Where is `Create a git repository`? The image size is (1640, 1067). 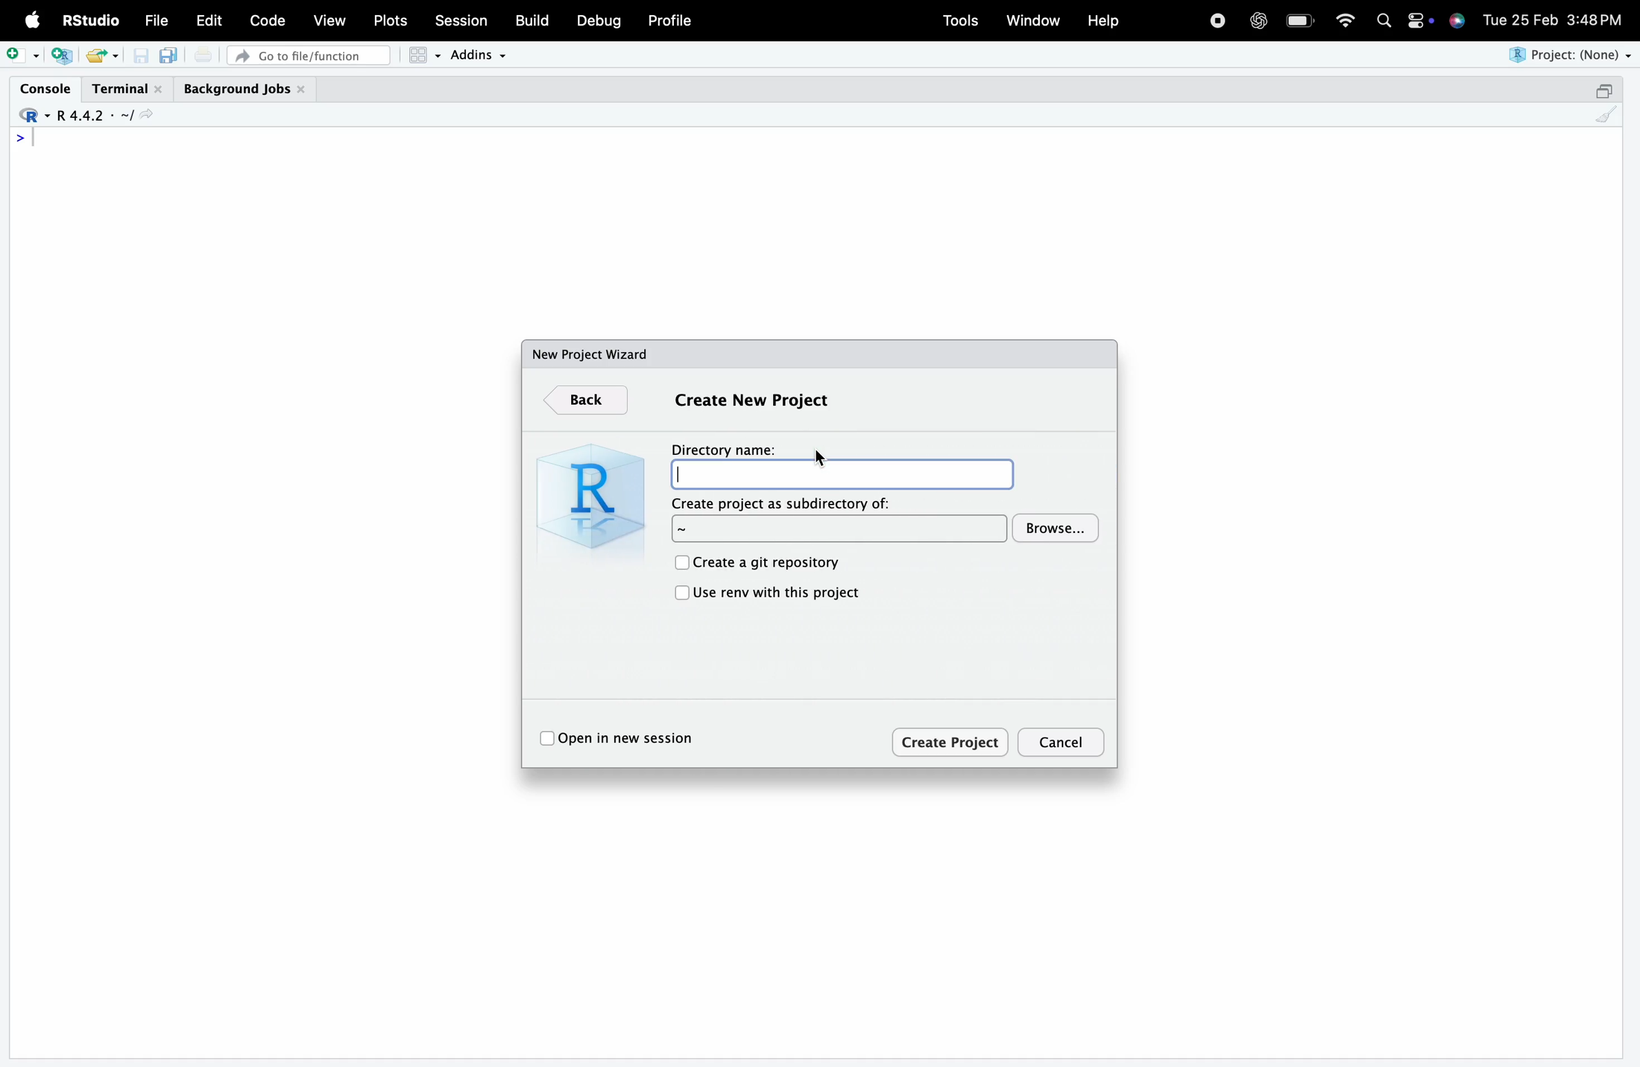 Create a git repository is located at coordinates (768, 564).